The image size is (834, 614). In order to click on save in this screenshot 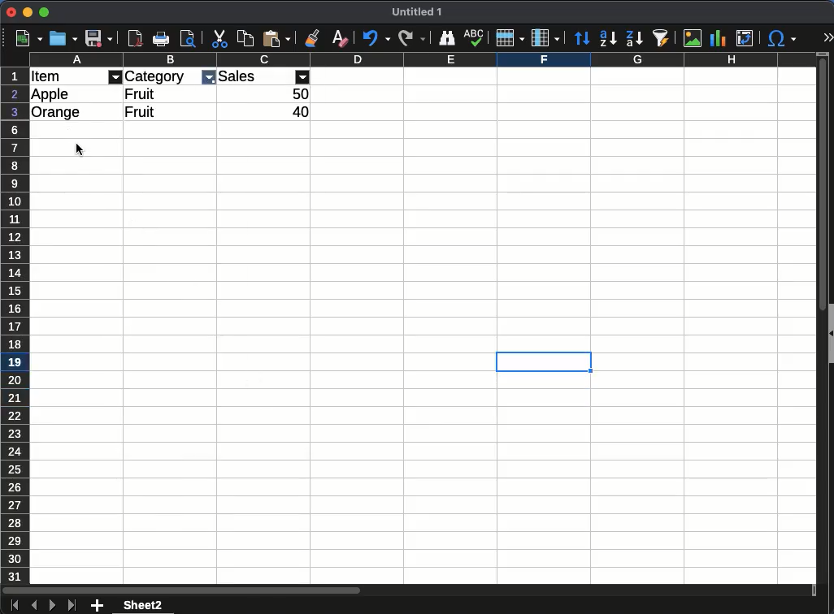, I will do `click(100, 38)`.